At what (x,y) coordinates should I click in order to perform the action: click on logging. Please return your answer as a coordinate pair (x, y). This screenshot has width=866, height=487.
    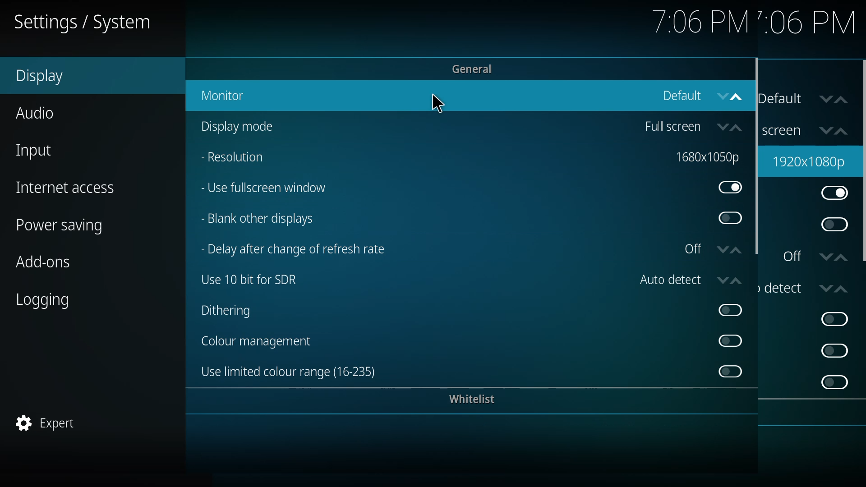
    Looking at the image, I should click on (55, 311).